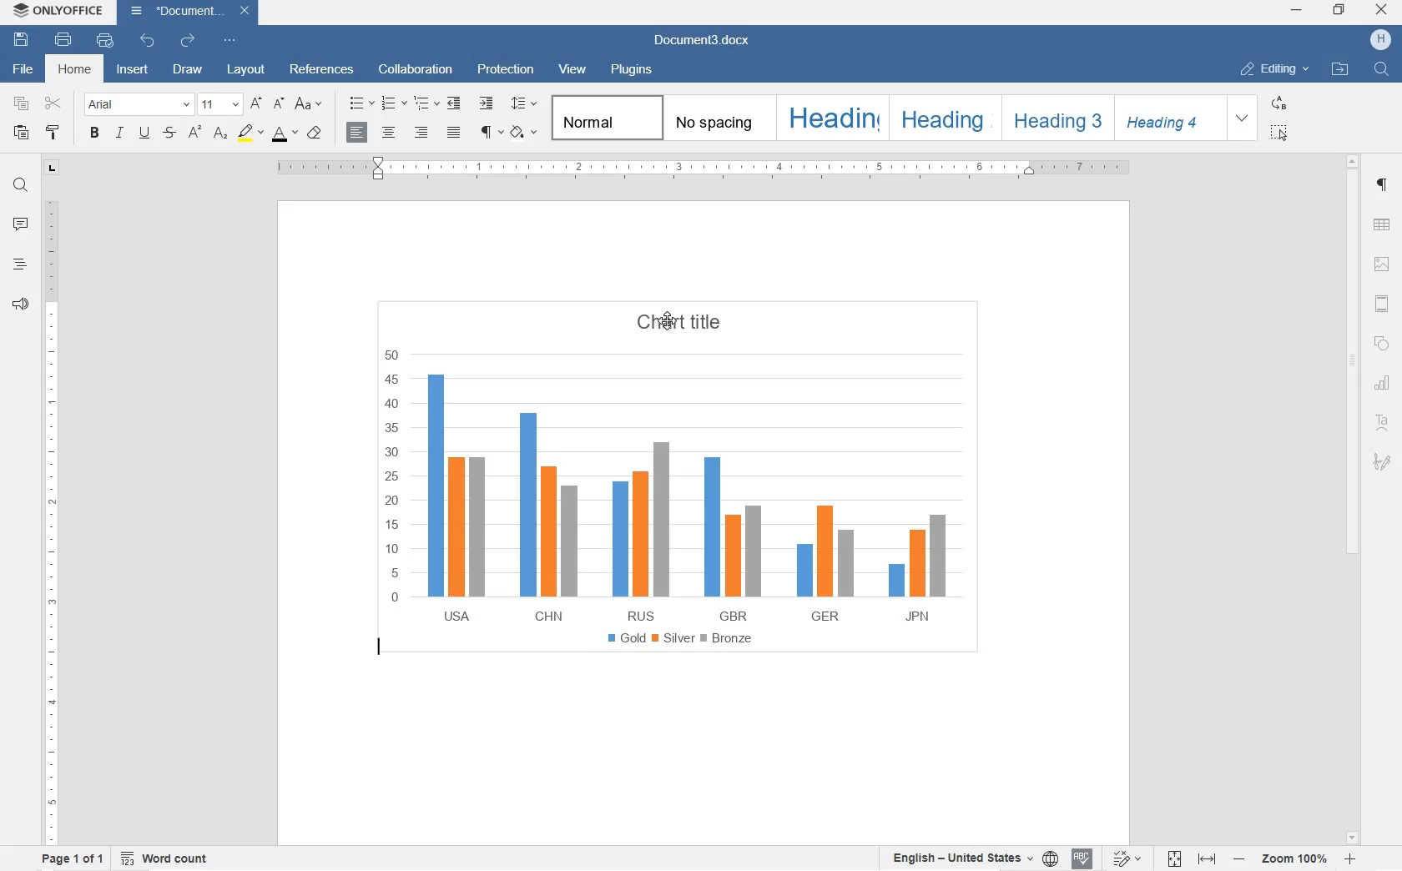  Describe the element at coordinates (138, 104) in the screenshot. I see `FONT NAME` at that location.